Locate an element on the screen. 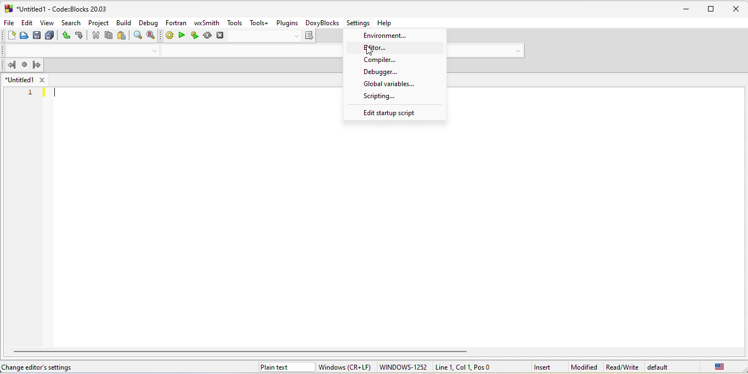  build is located at coordinates (124, 23).